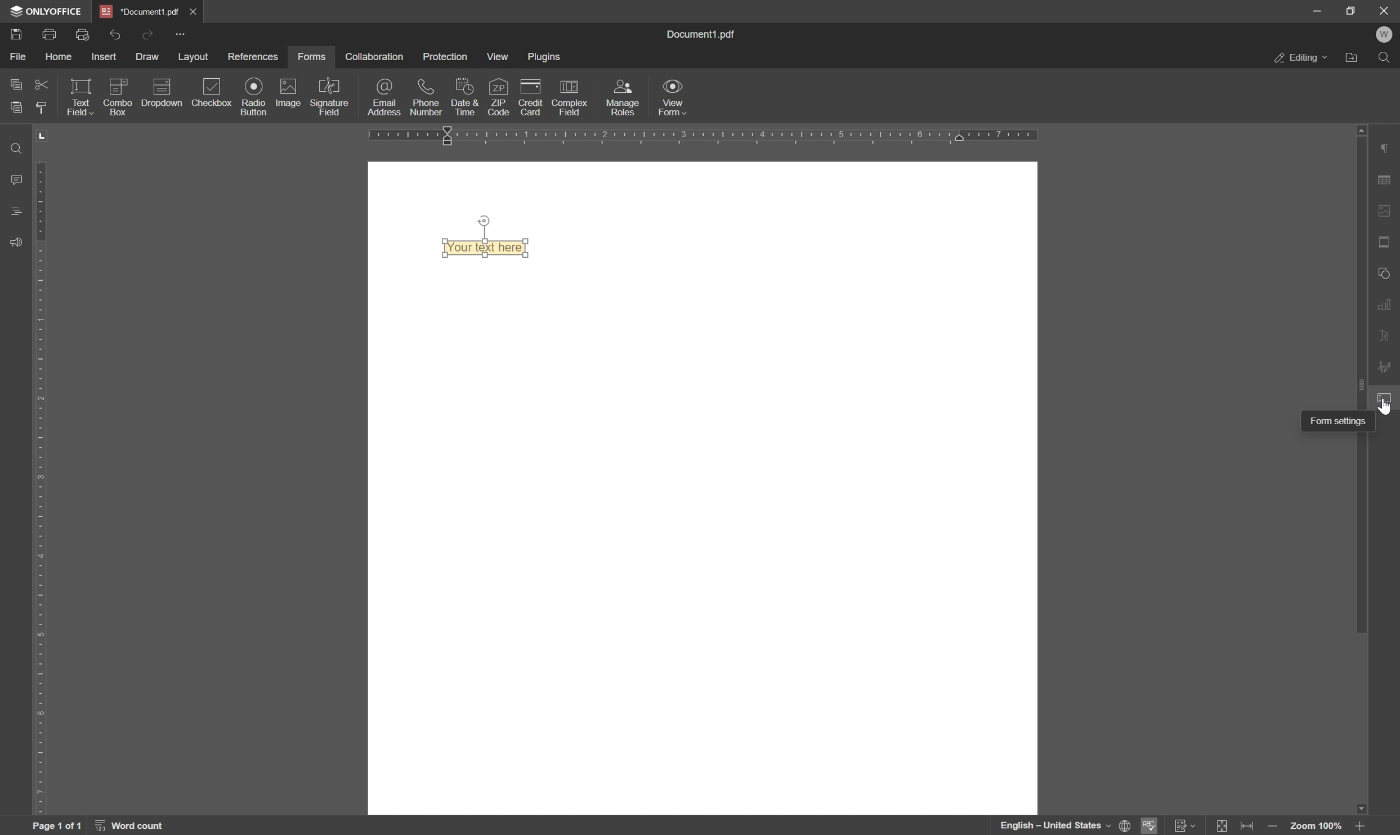 Image resolution: width=1400 pixels, height=835 pixels. Describe the element at coordinates (1340, 421) in the screenshot. I see `form settings` at that location.